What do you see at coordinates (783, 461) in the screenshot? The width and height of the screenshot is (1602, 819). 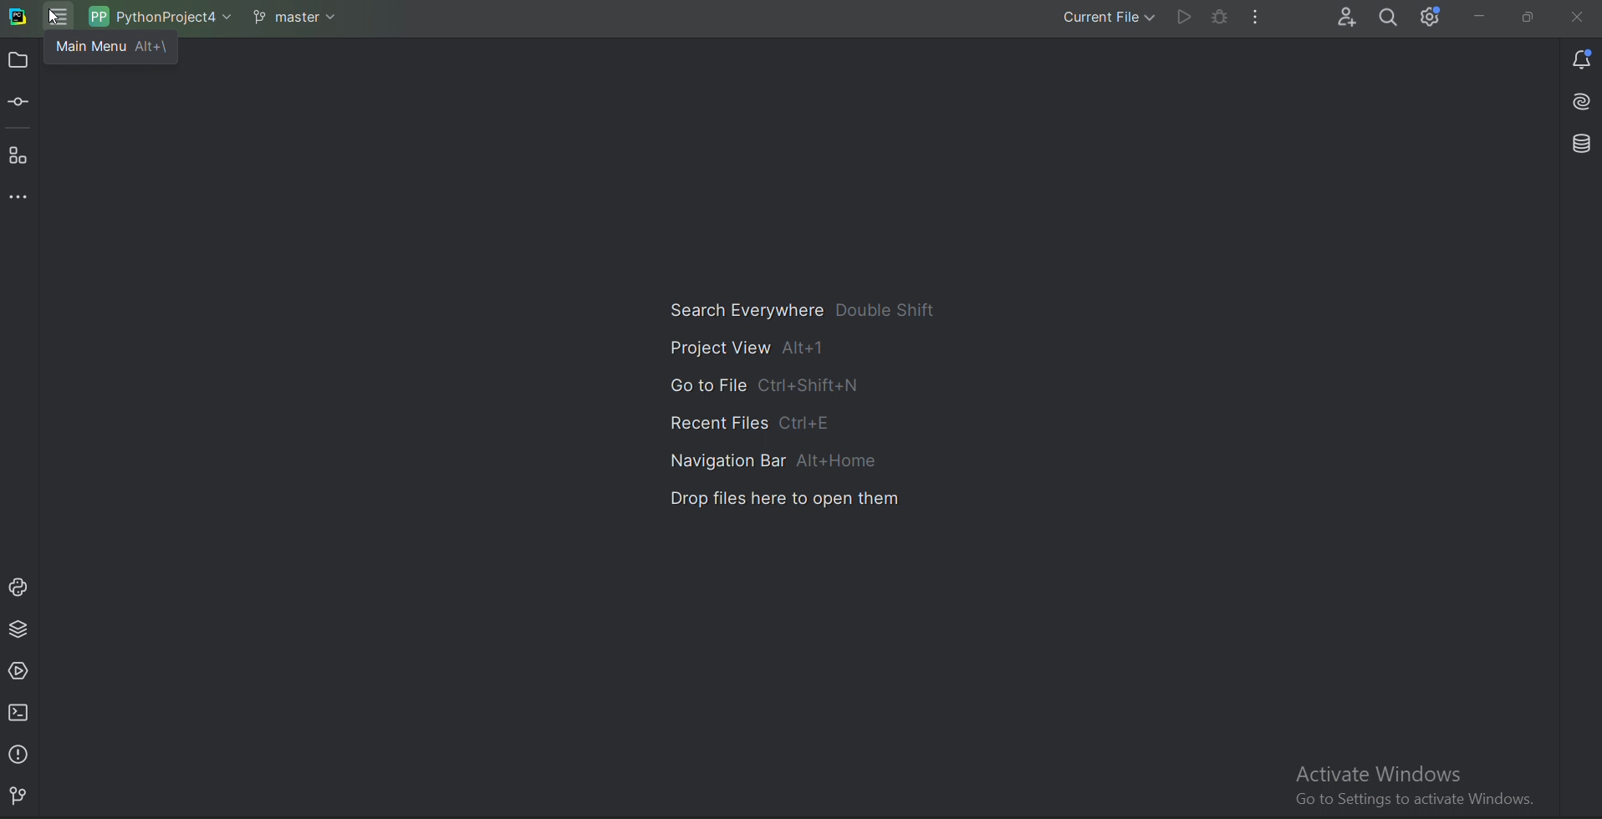 I see `Navigation Bar Alt+Home` at bounding box center [783, 461].